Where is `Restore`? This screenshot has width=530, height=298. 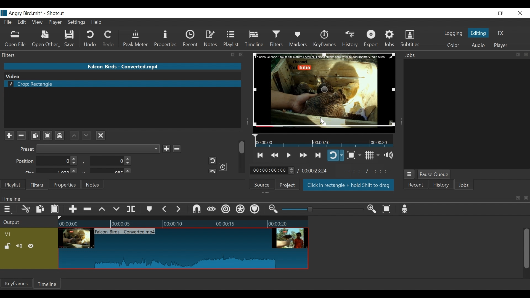 Restore is located at coordinates (500, 13).